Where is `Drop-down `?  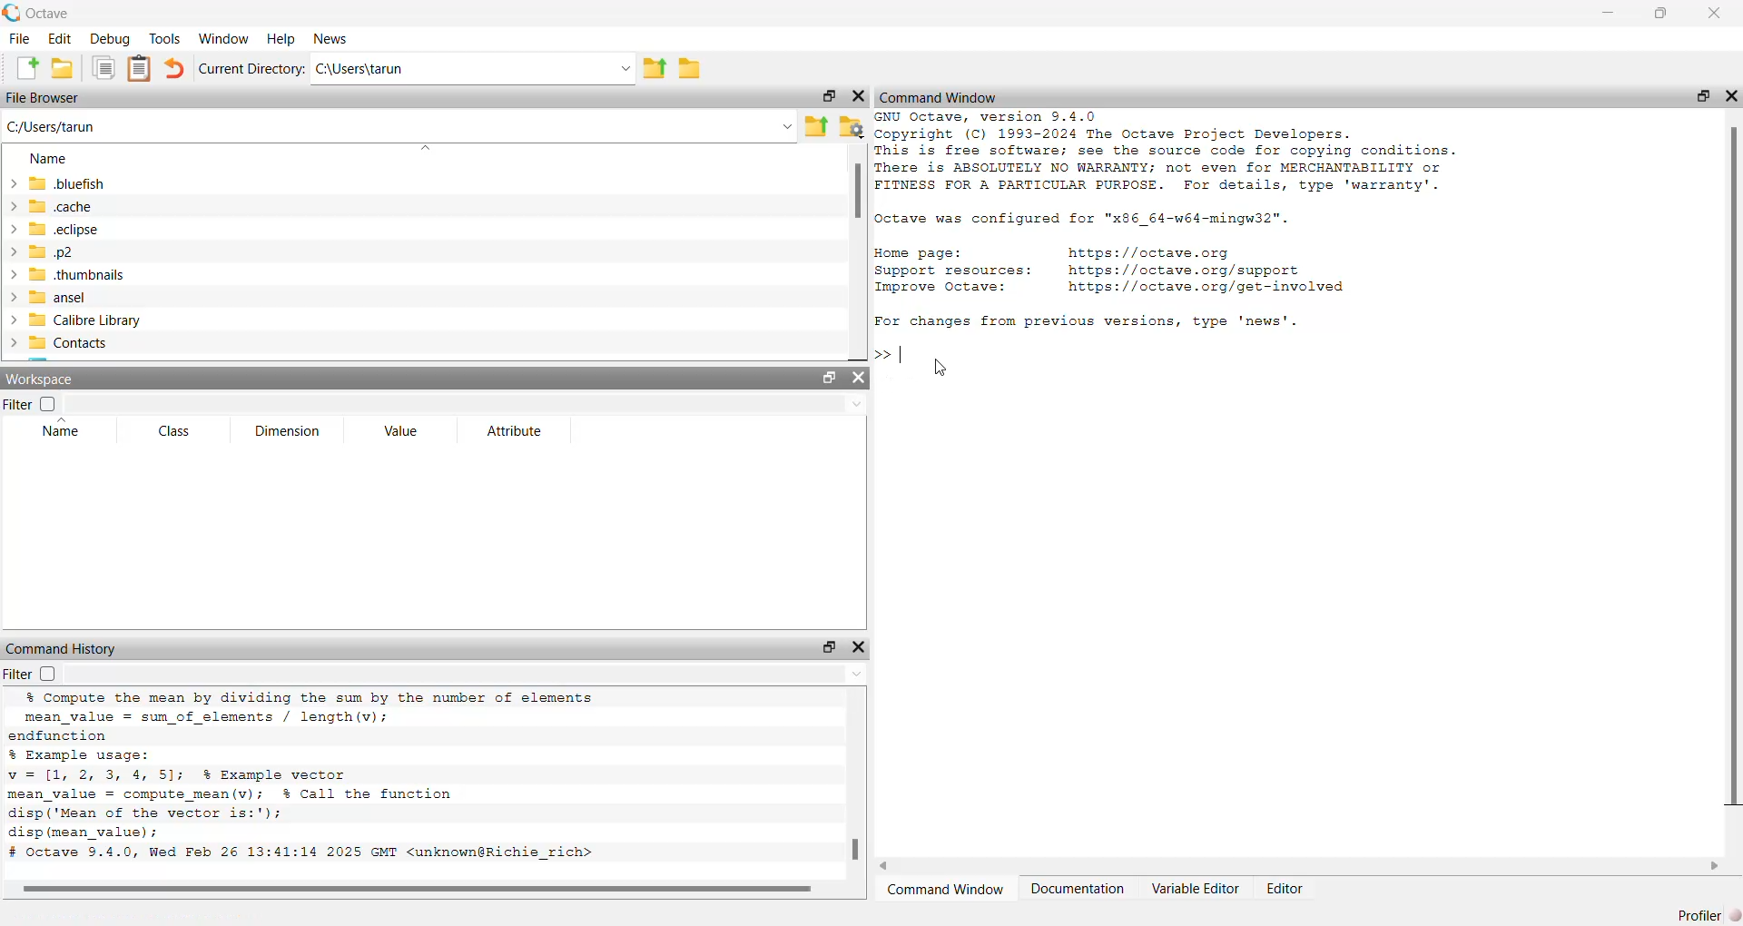 Drop-down  is located at coordinates (625, 69).